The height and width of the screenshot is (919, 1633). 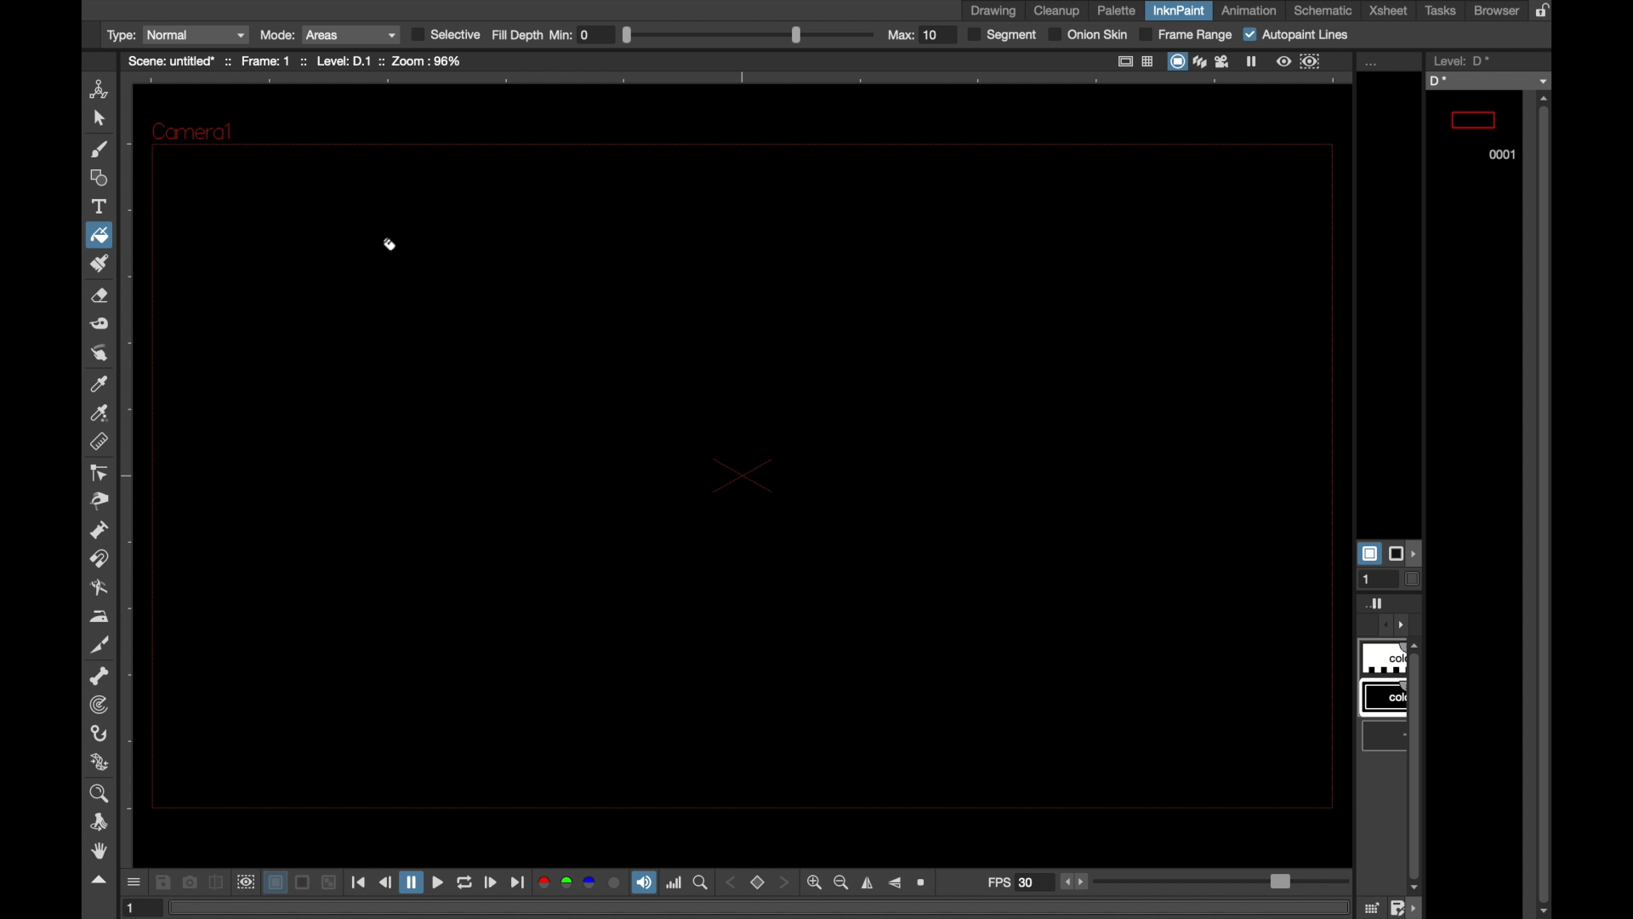 What do you see at coordinates (303, 882) in the screenshot?
I see `screen` at bounding box center [303, 882].